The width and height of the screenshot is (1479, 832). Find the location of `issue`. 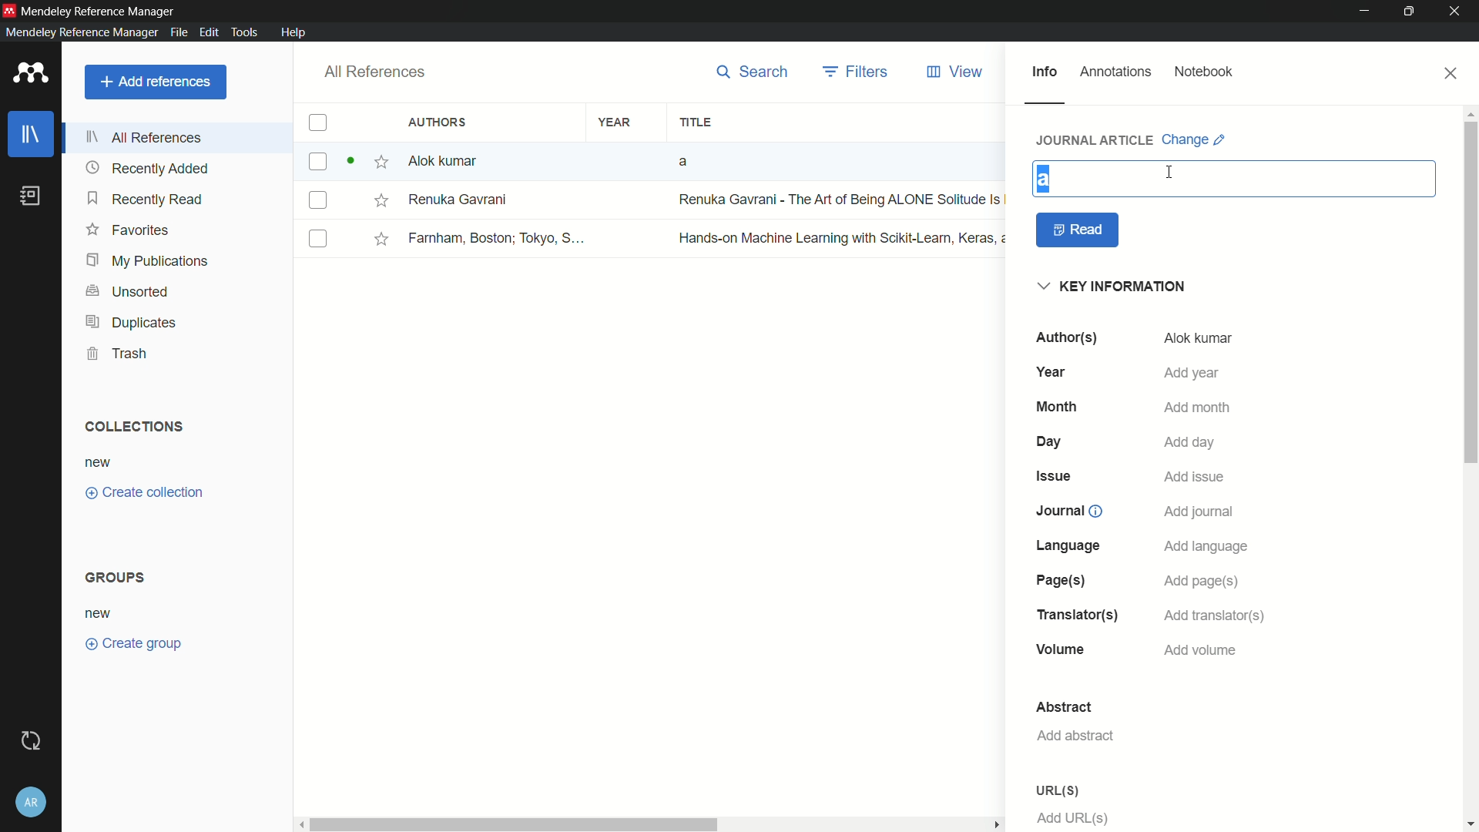

issue is located at coordinates (1056, 475).